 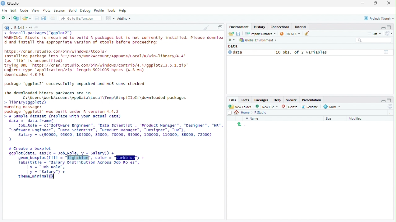 What do you see at coordinates (100, 10) in the screenshot?
I see `Profile` at bounding box center [100, 10].